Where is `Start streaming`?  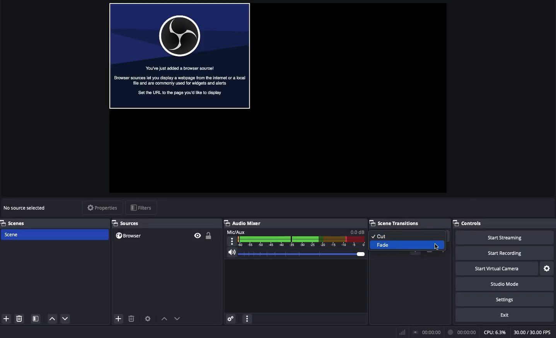 Start streaming is located at coordinates (503, 237).